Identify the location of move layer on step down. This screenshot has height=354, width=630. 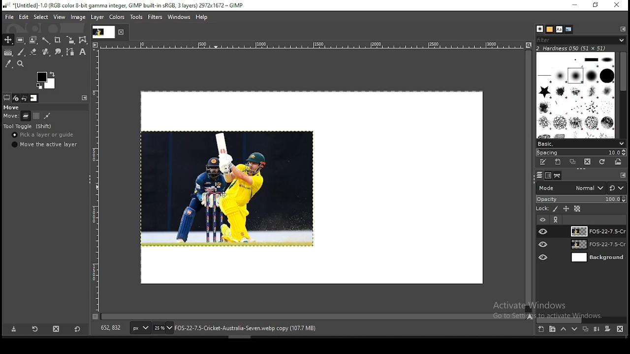
(575, 330).